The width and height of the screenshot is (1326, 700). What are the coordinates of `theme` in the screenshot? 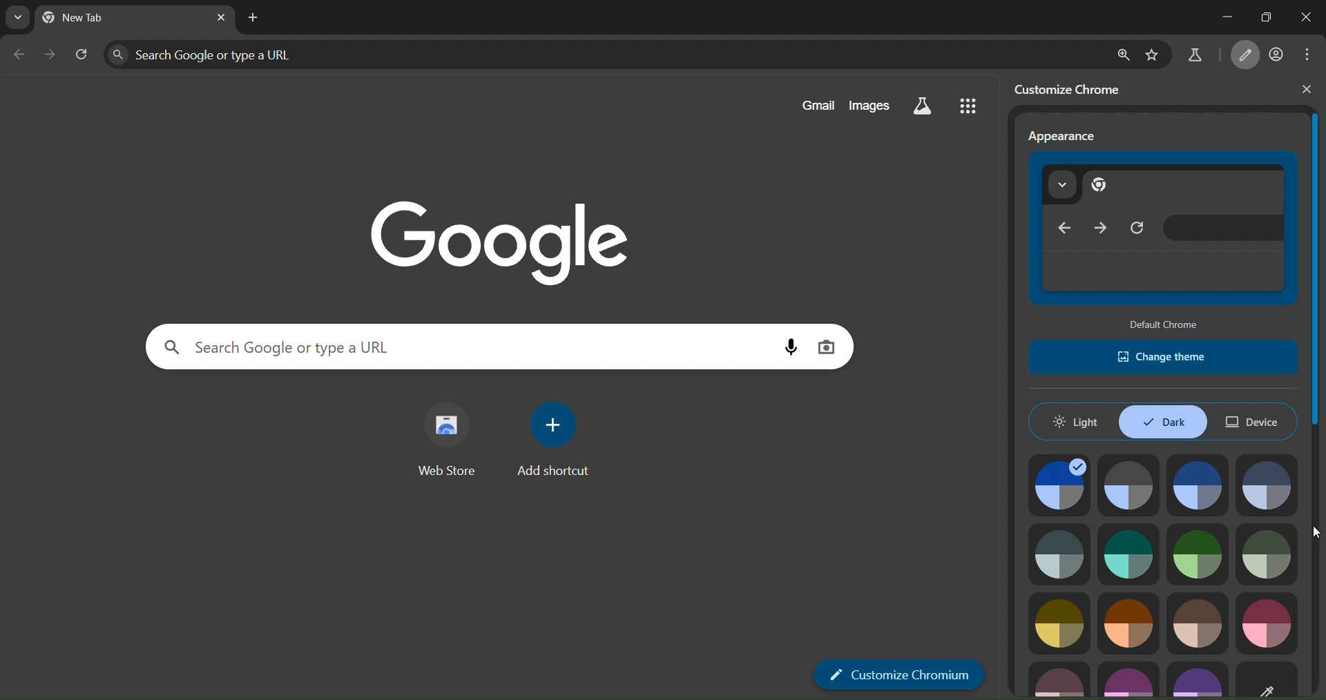 It's located at (1131, 677).